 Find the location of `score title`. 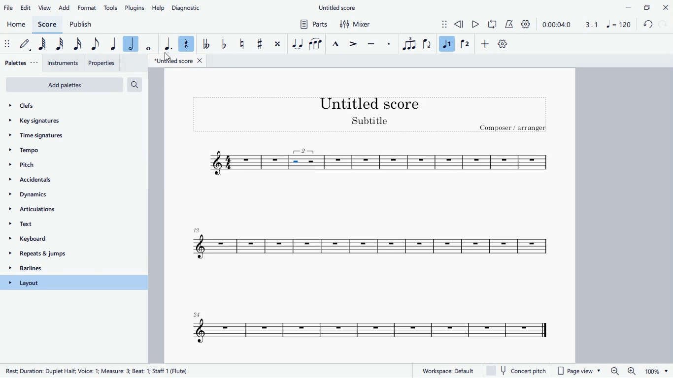

score title is located at coordinates (371, 103).